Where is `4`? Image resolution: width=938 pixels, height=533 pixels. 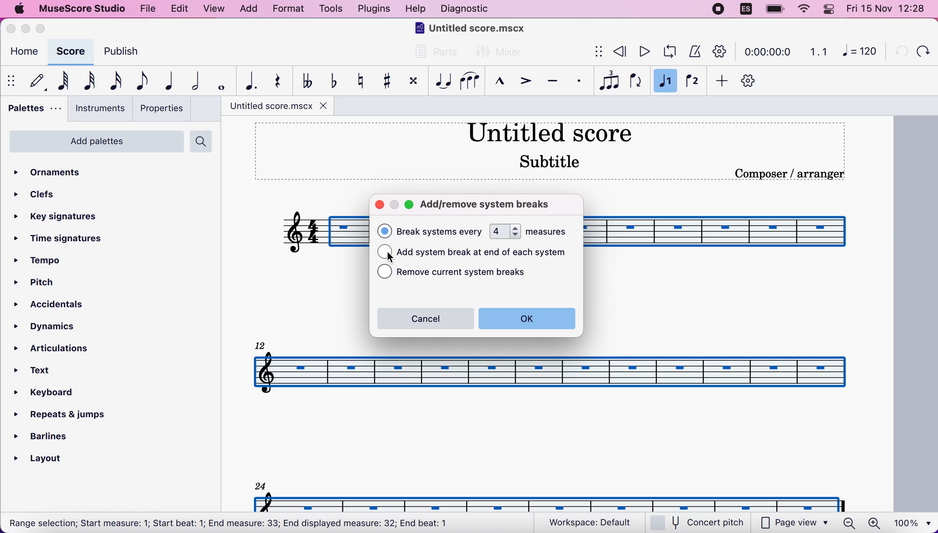
4 is located at coordinates (505, 231).